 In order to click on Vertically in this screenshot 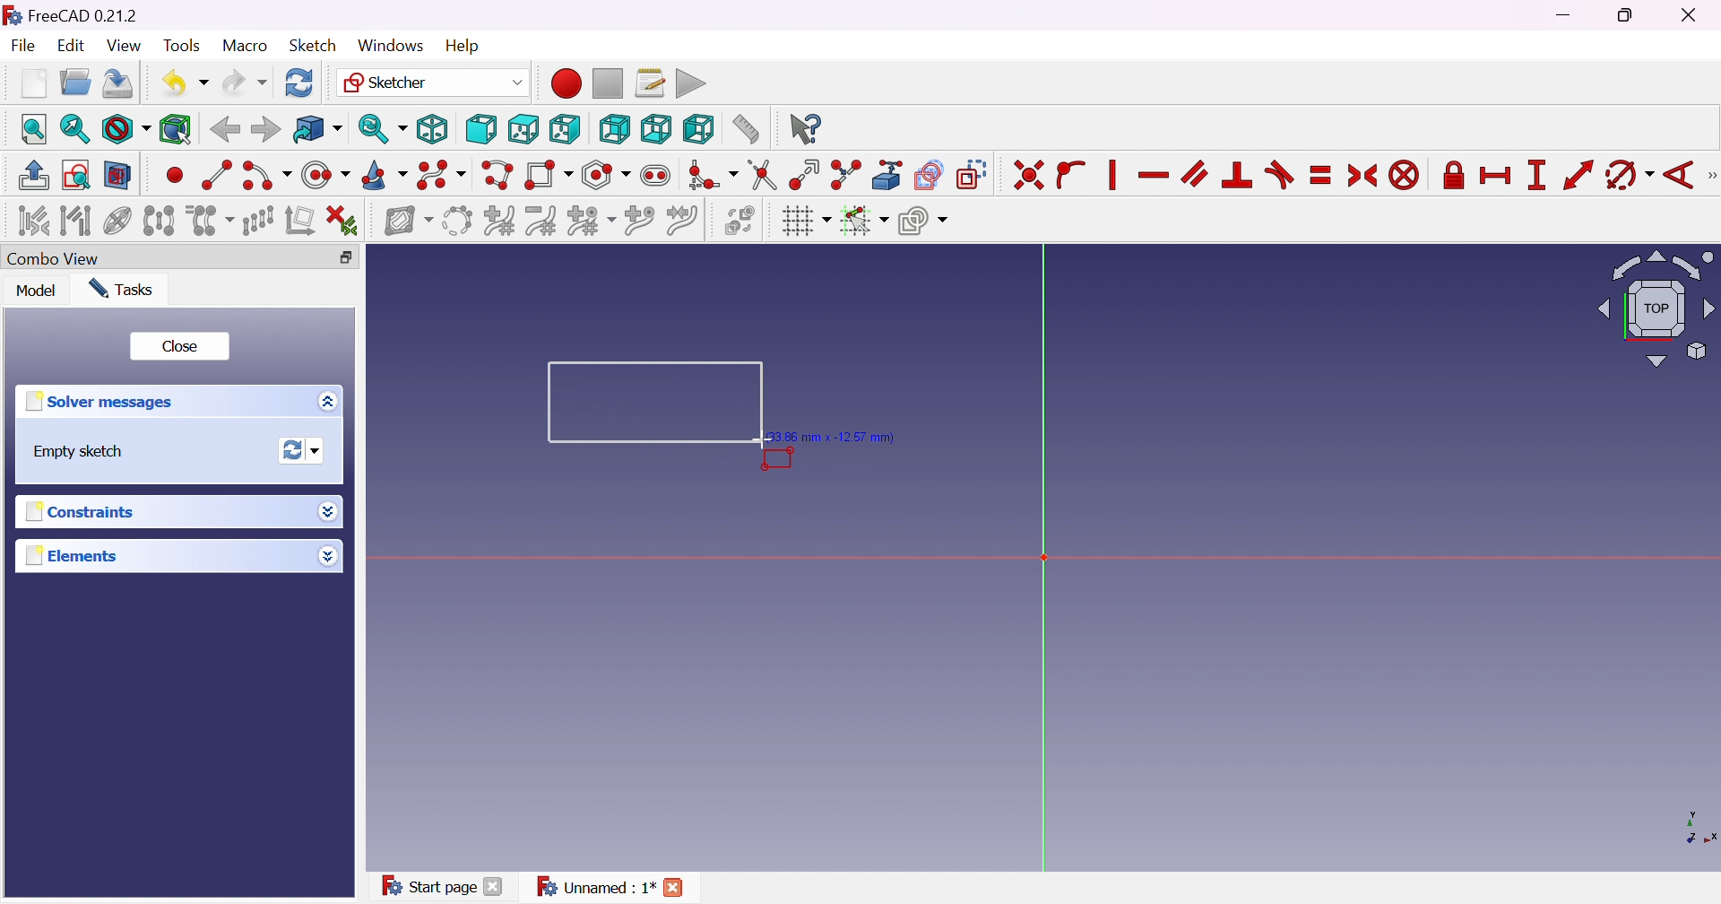, I will do `click(1111, 175)`.